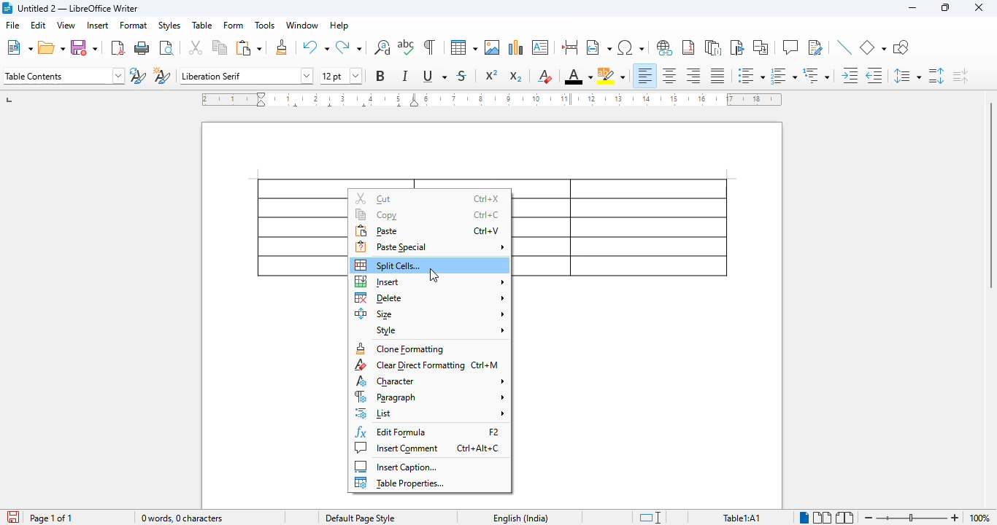  I want to click on vertical scroll bar, so click(988, 195).